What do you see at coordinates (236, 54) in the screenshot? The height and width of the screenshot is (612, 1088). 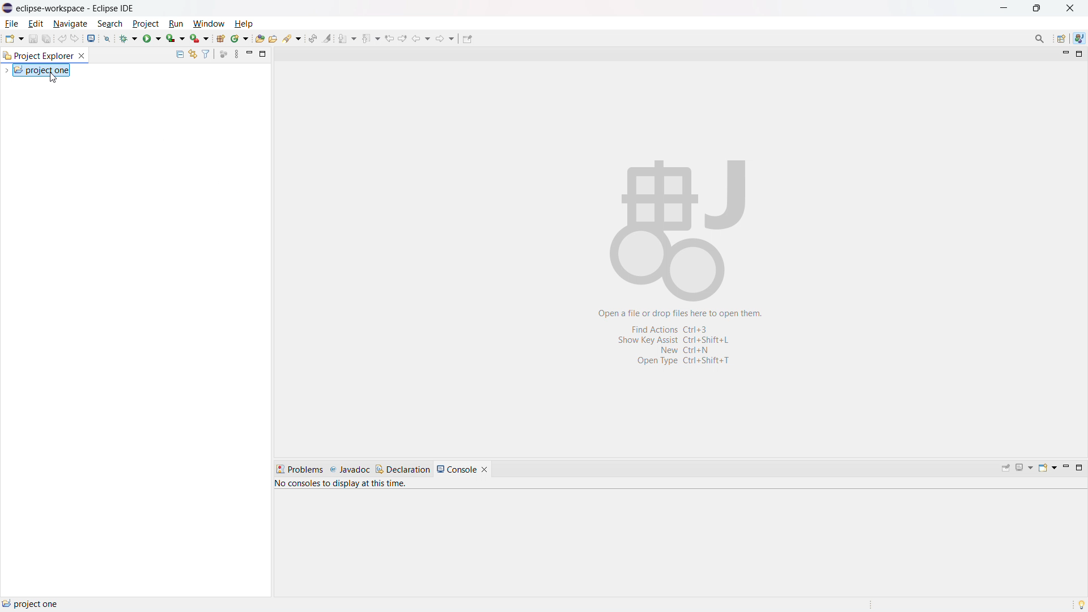 I see `view menu` at bounding box center [236, 54].